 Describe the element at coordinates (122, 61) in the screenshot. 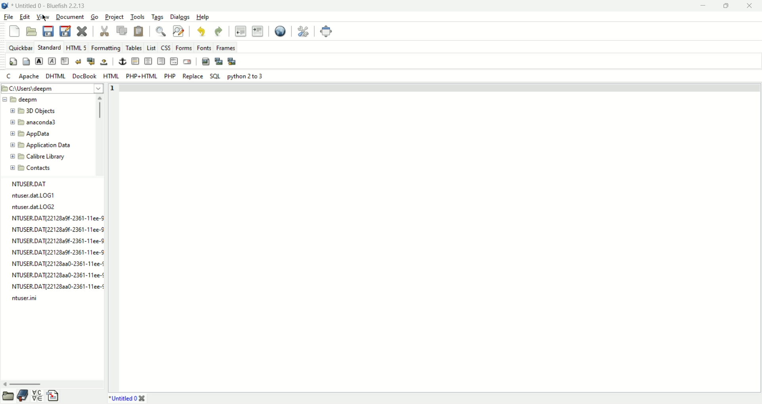

I see `anchor` at that location.